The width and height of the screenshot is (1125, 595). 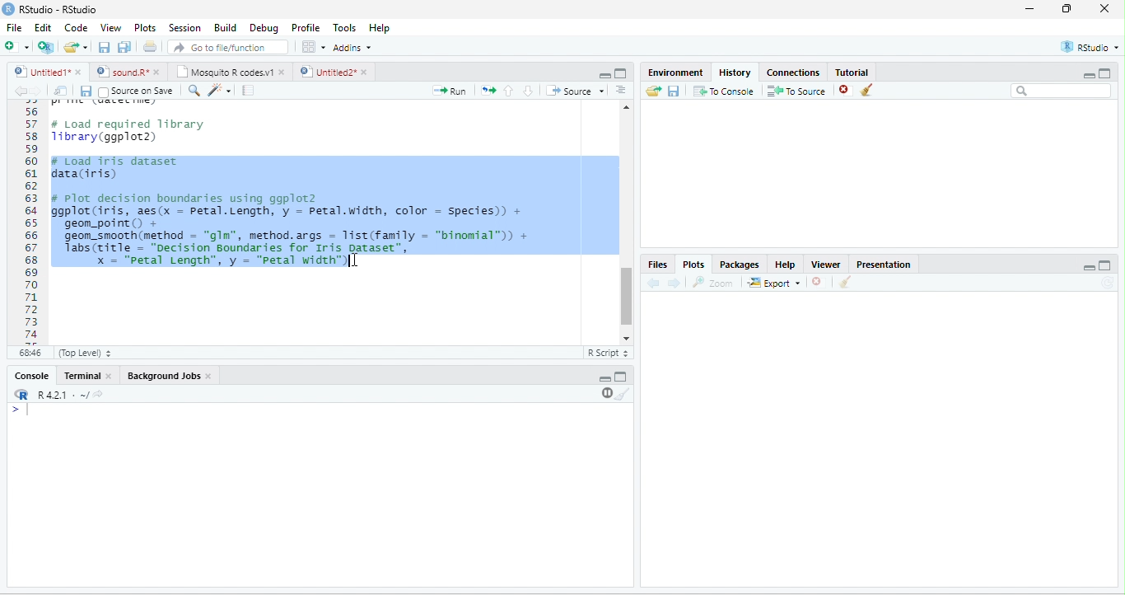 What do you see at coordinates (58, 396) in the screenshot?
I see `R.4.2.1 .~/` at bounding box center [58, 396].